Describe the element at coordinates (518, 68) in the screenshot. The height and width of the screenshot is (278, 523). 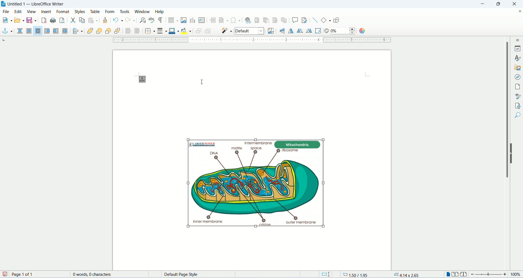
I see `gallery` at that location.